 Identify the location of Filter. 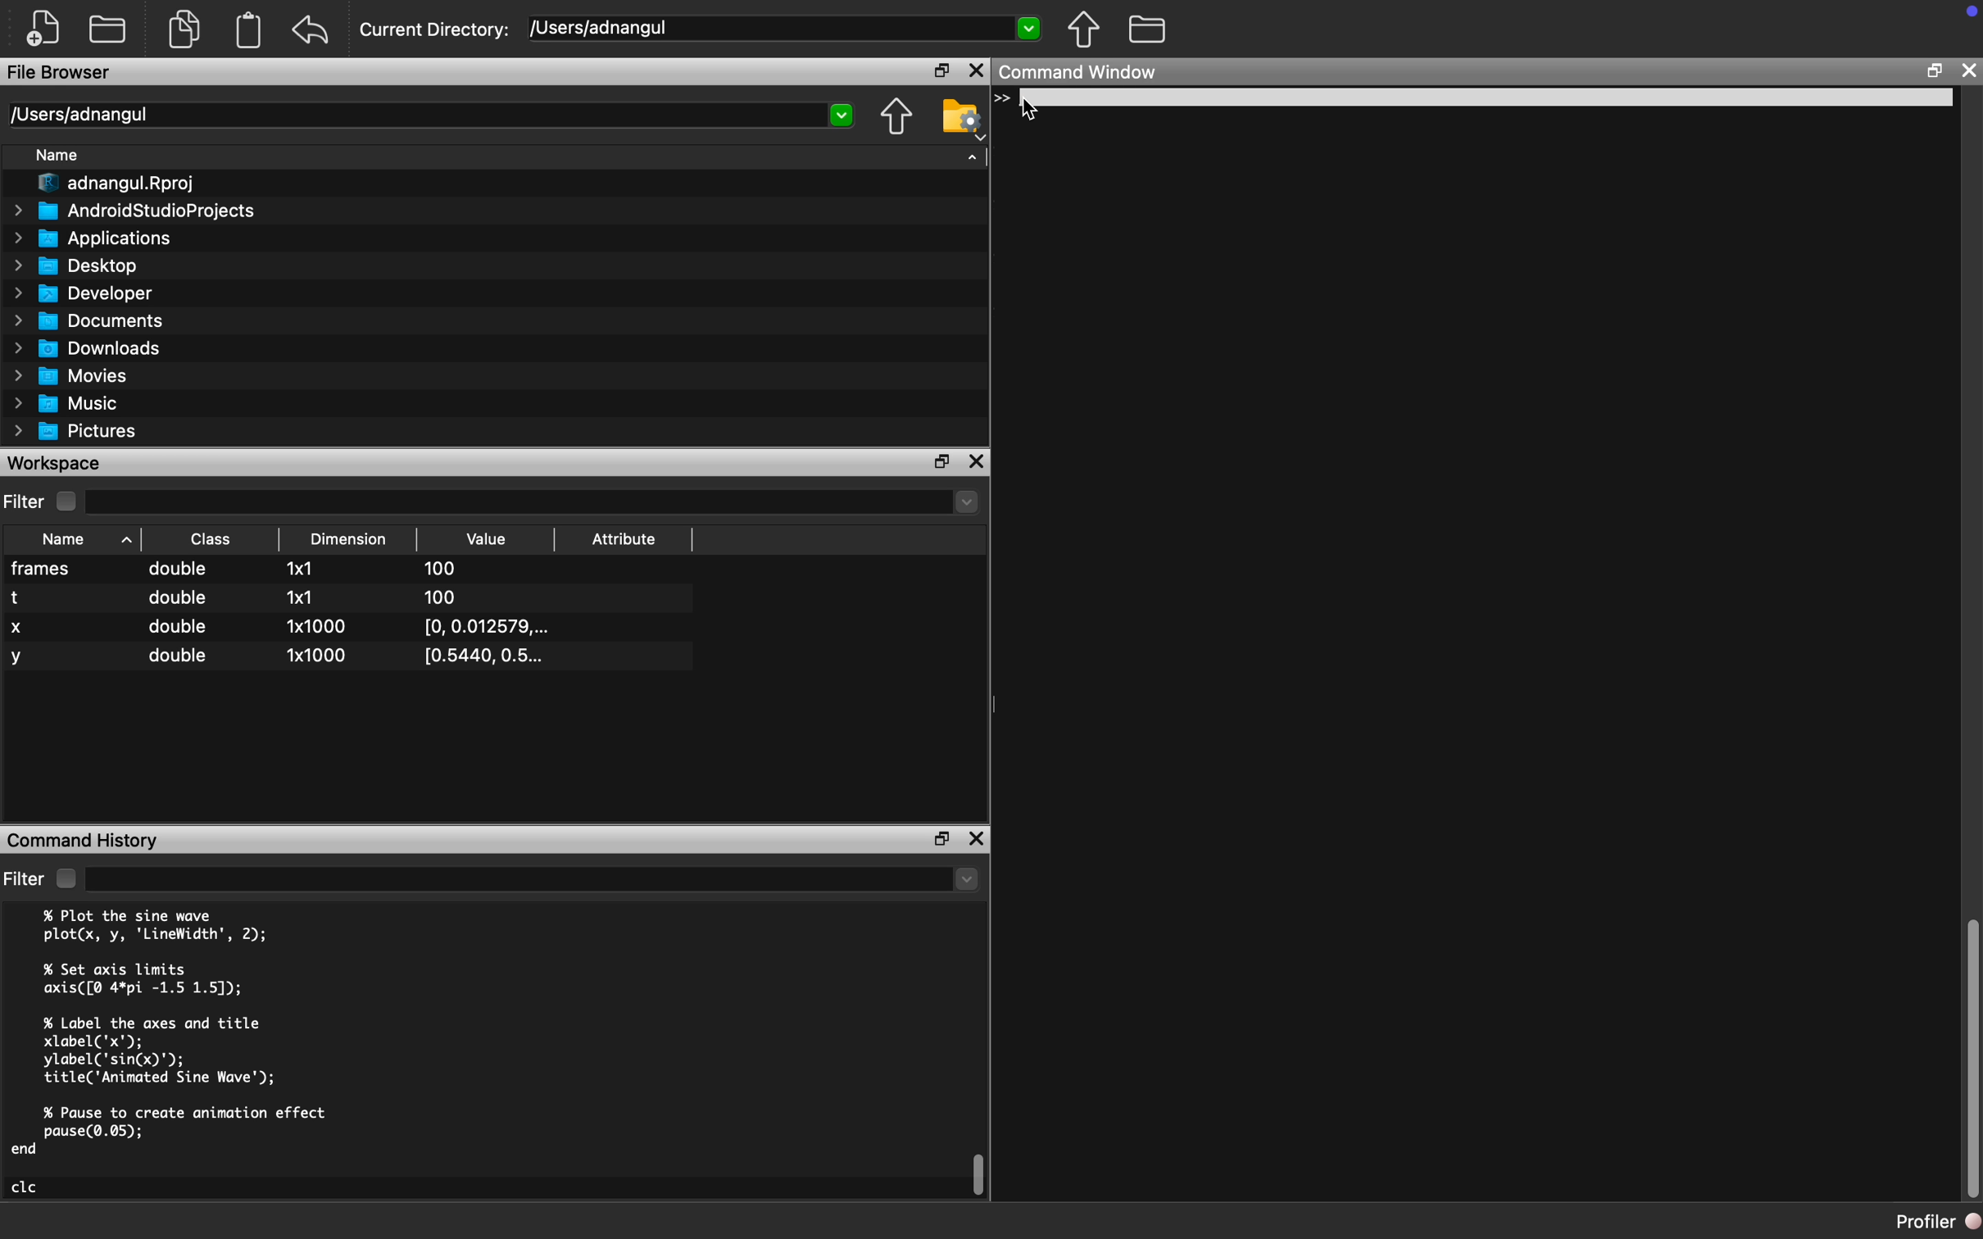
(23, 880).